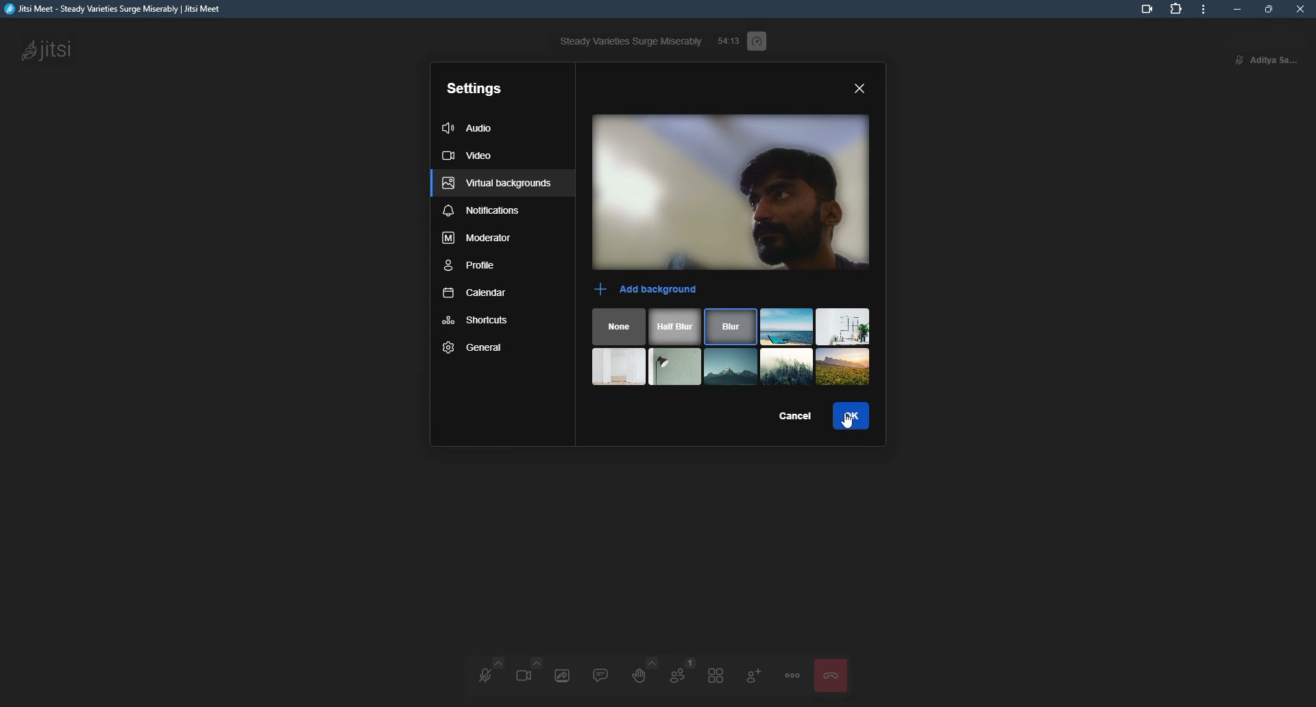 Image resolution: width=1316 pixels, height=707 pixels. What do you see at coordinates (854, 423) in the screenshot?
I see `Cursor` at bounding box center [854, 423].